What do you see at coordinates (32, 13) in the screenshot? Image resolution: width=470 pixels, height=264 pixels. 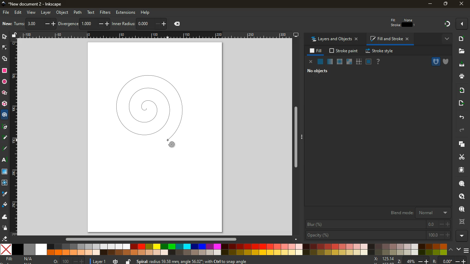 I see `view` at bounding box center [32, 13].